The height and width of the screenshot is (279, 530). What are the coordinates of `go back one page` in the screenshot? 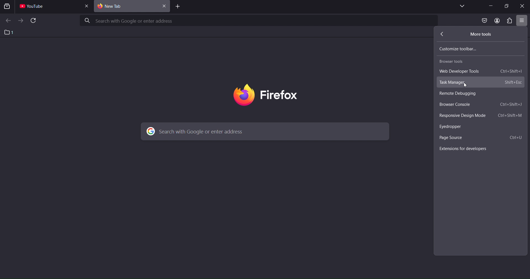 It's located at (8, 21).